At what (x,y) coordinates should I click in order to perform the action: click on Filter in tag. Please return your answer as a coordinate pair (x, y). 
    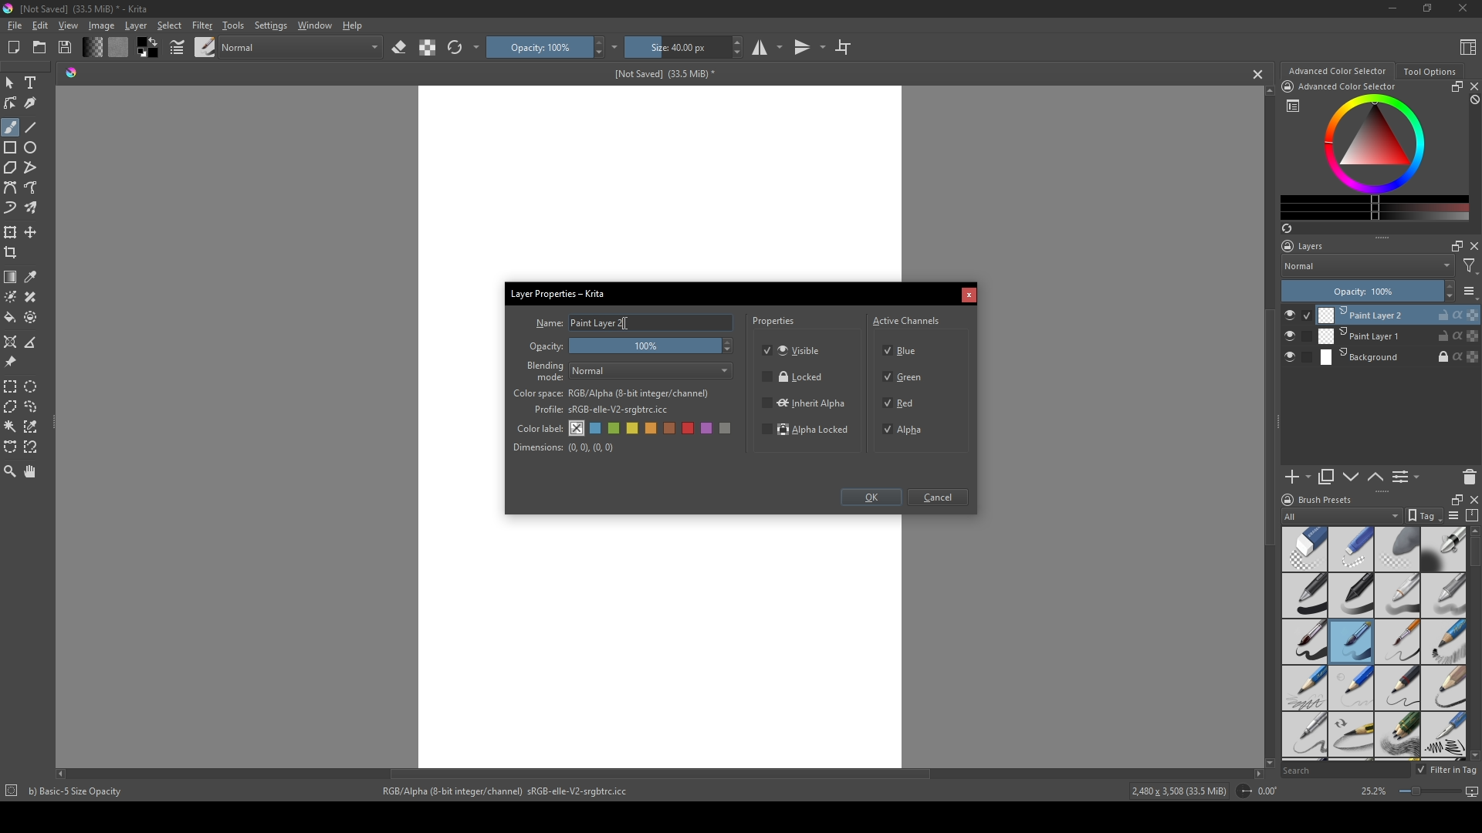
    Looking at the image, I should click on (1448, 771).